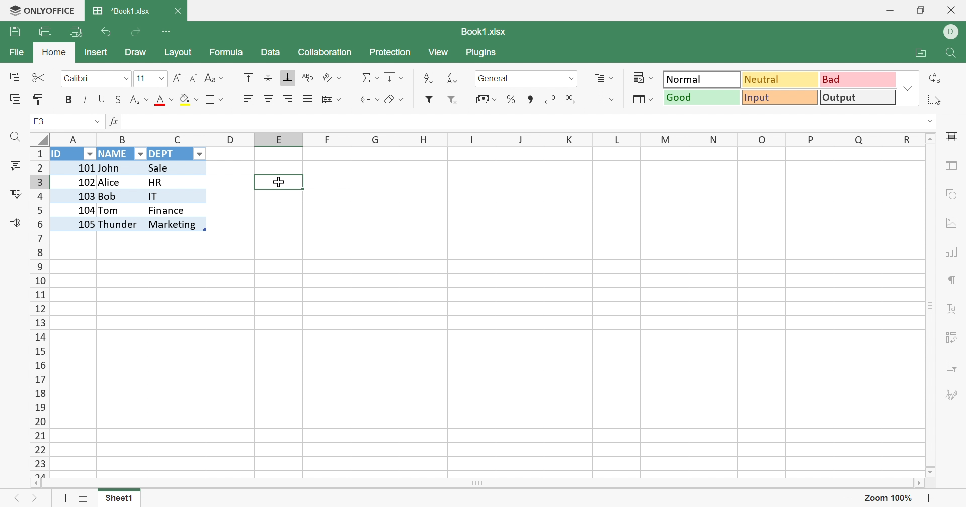  Describe the element at coordinates (952, 310) in the screenshot. I see `Text Art settings` at that location.